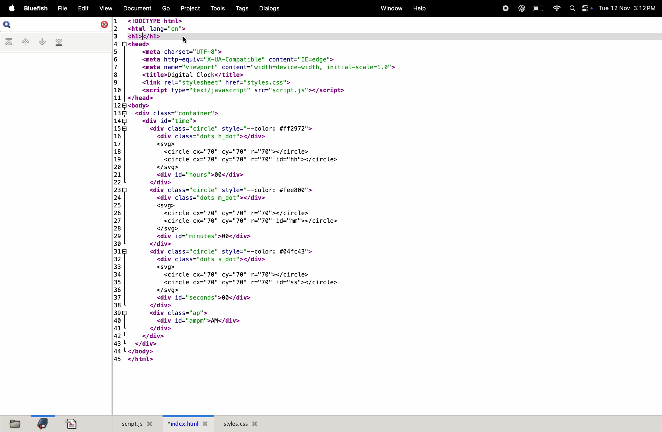 This screenshot has width=662, height=432. I want to click on dialogs, so click(269, 8).